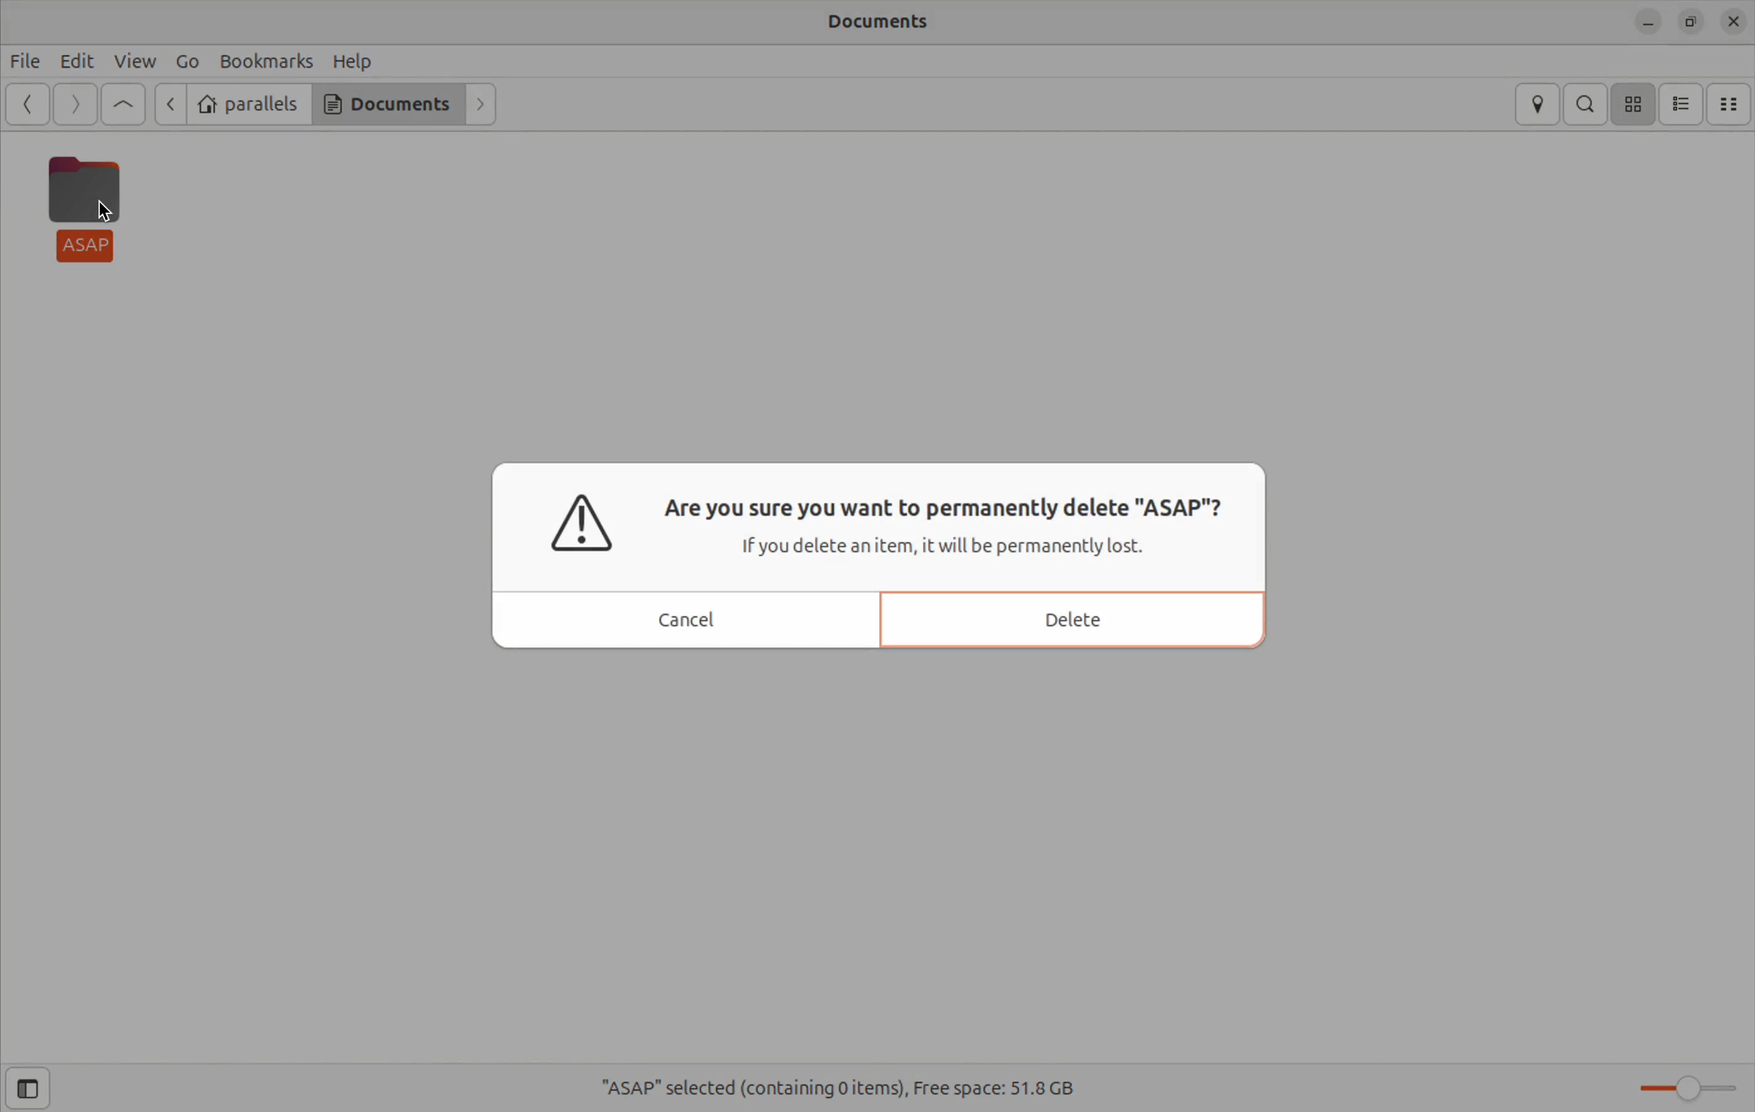 The height and width of the screenshot is (1112, 1755). I want to click on locations, so click(1536, 104).